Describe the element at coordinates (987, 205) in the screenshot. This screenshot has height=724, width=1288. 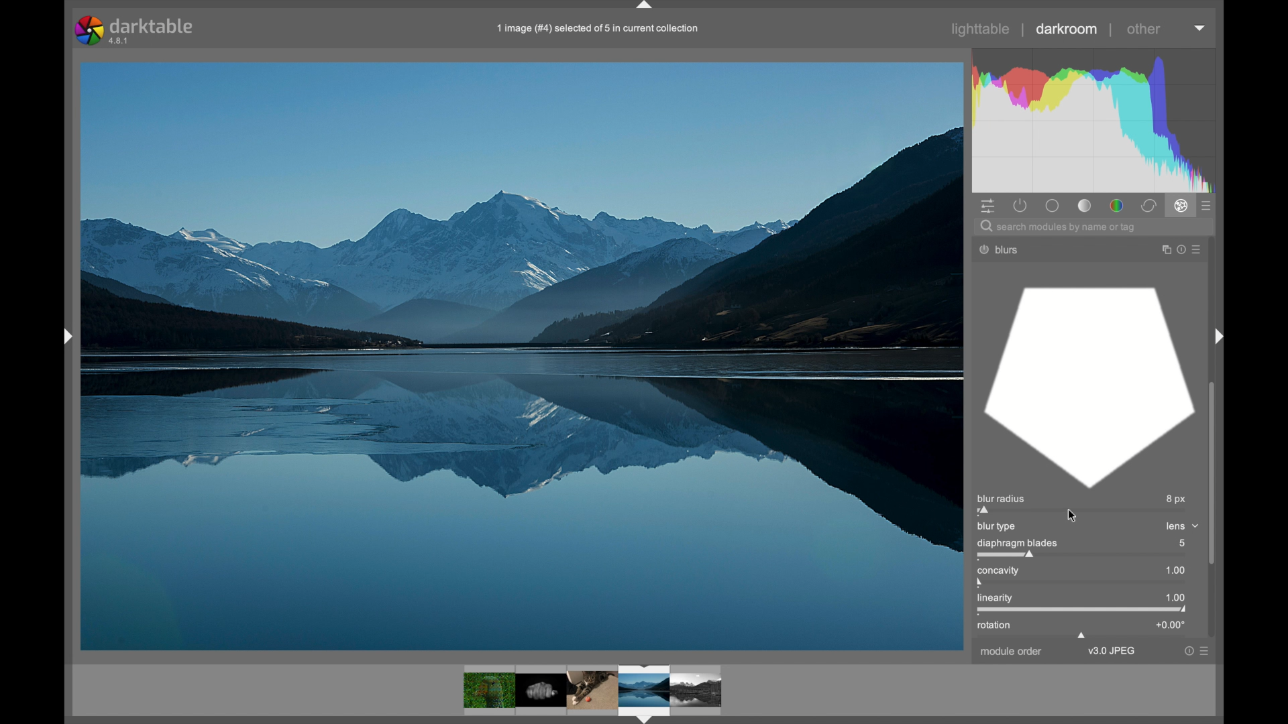
I see `show quick access  panel` at that location.